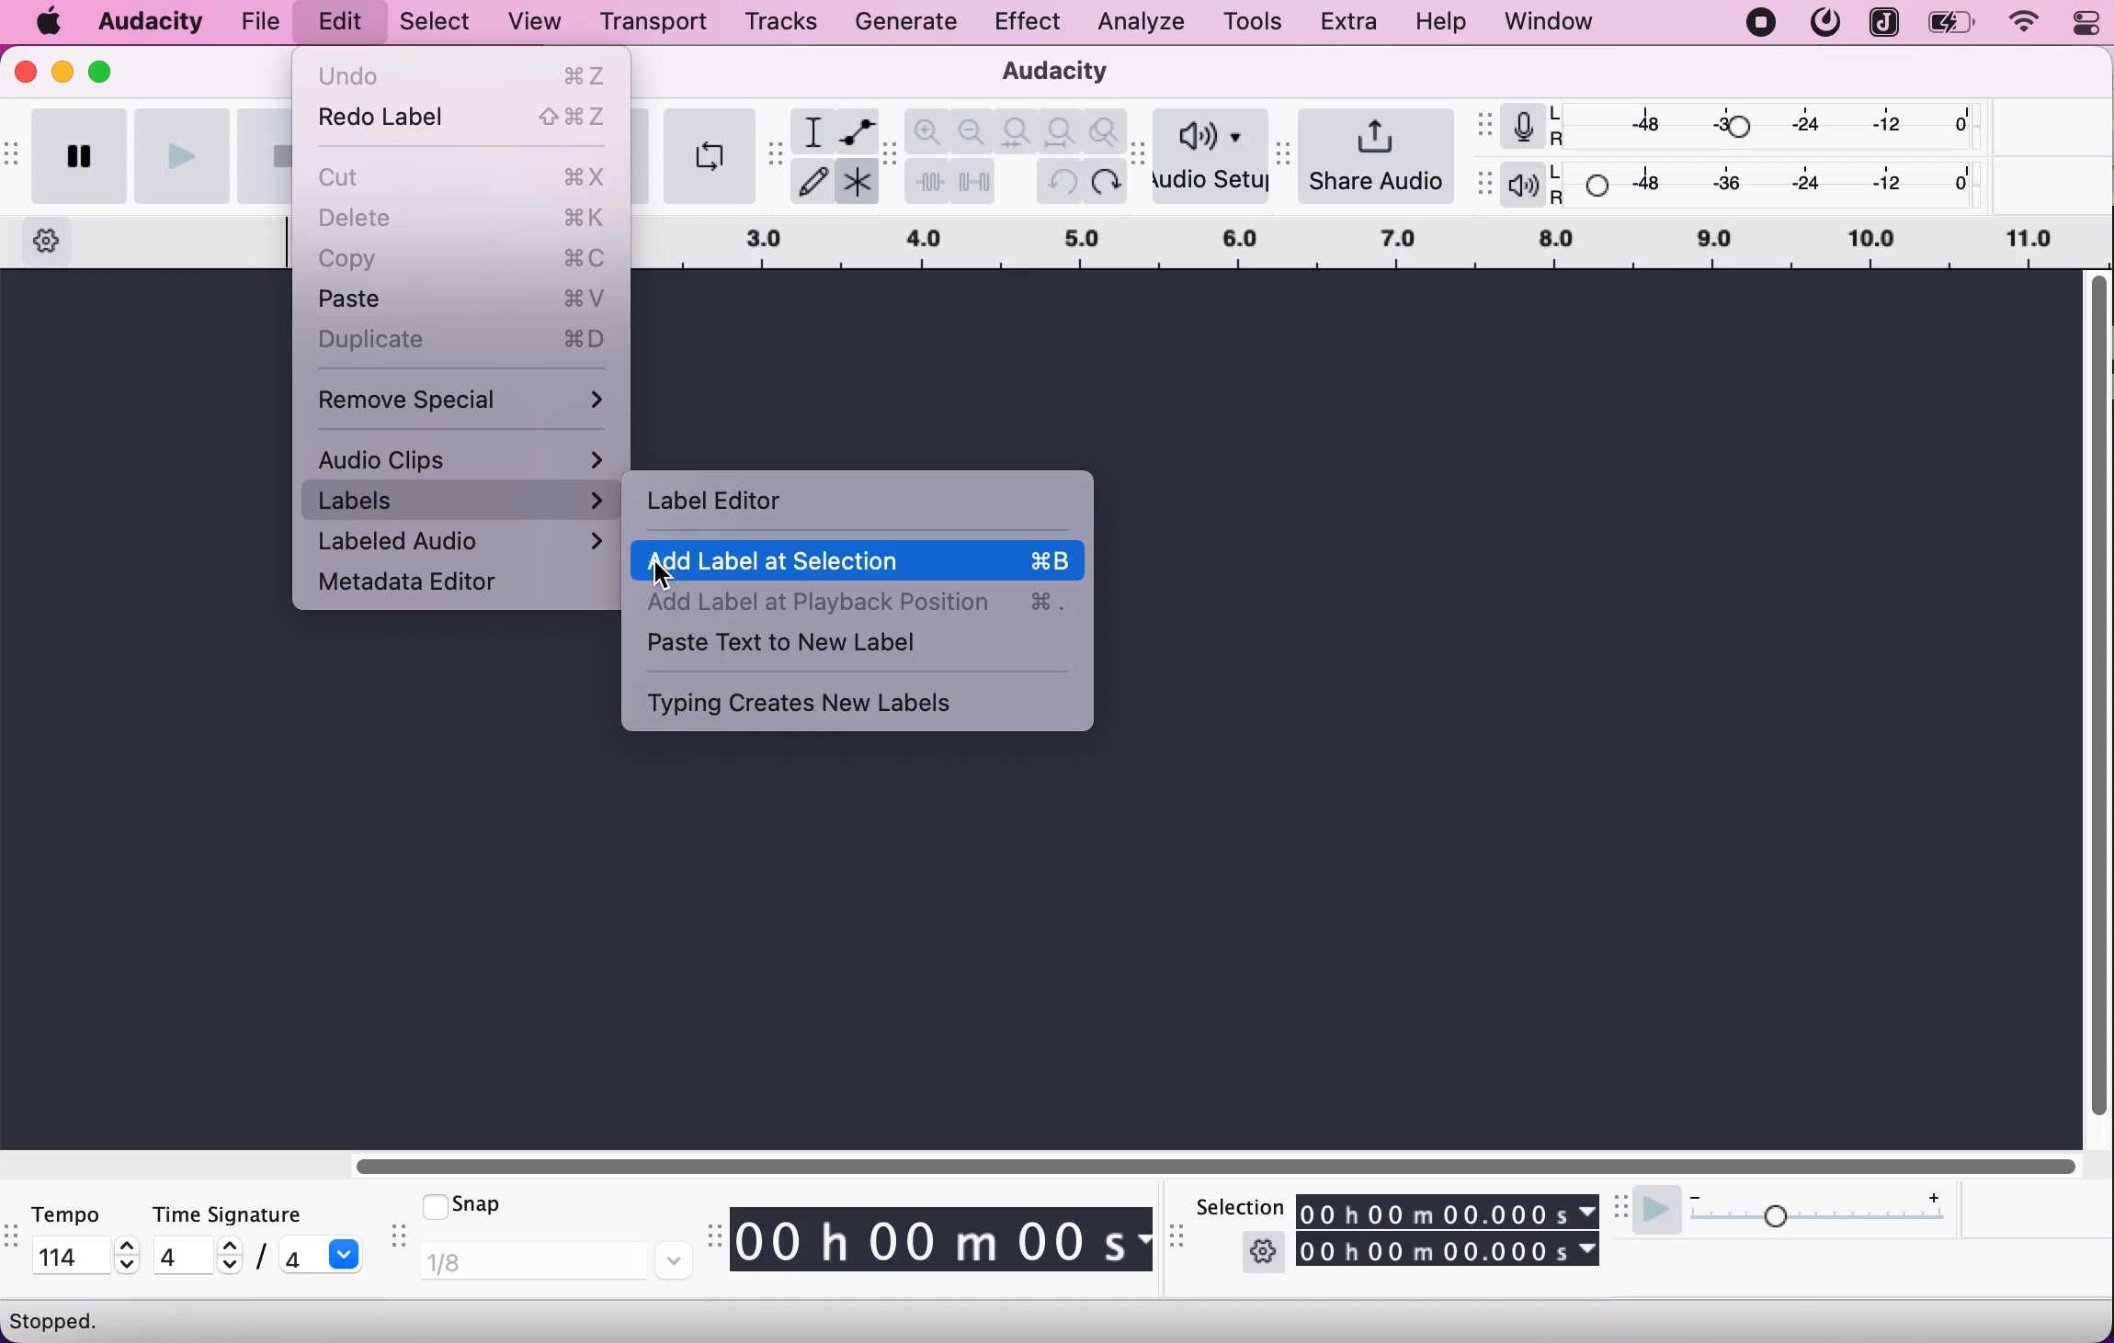  What do you see at coordinates (1202, 1166) in the screenshot?
I see `horizontal slider` at bounding box center [1202, 1166].